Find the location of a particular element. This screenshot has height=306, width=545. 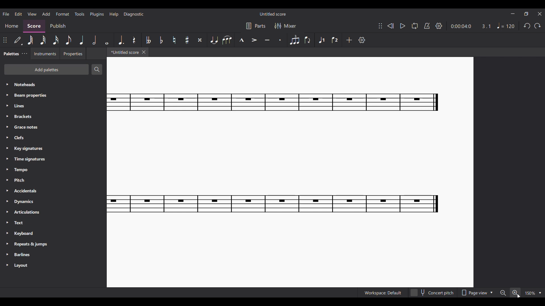

150% is located at coordinates (530, 293).